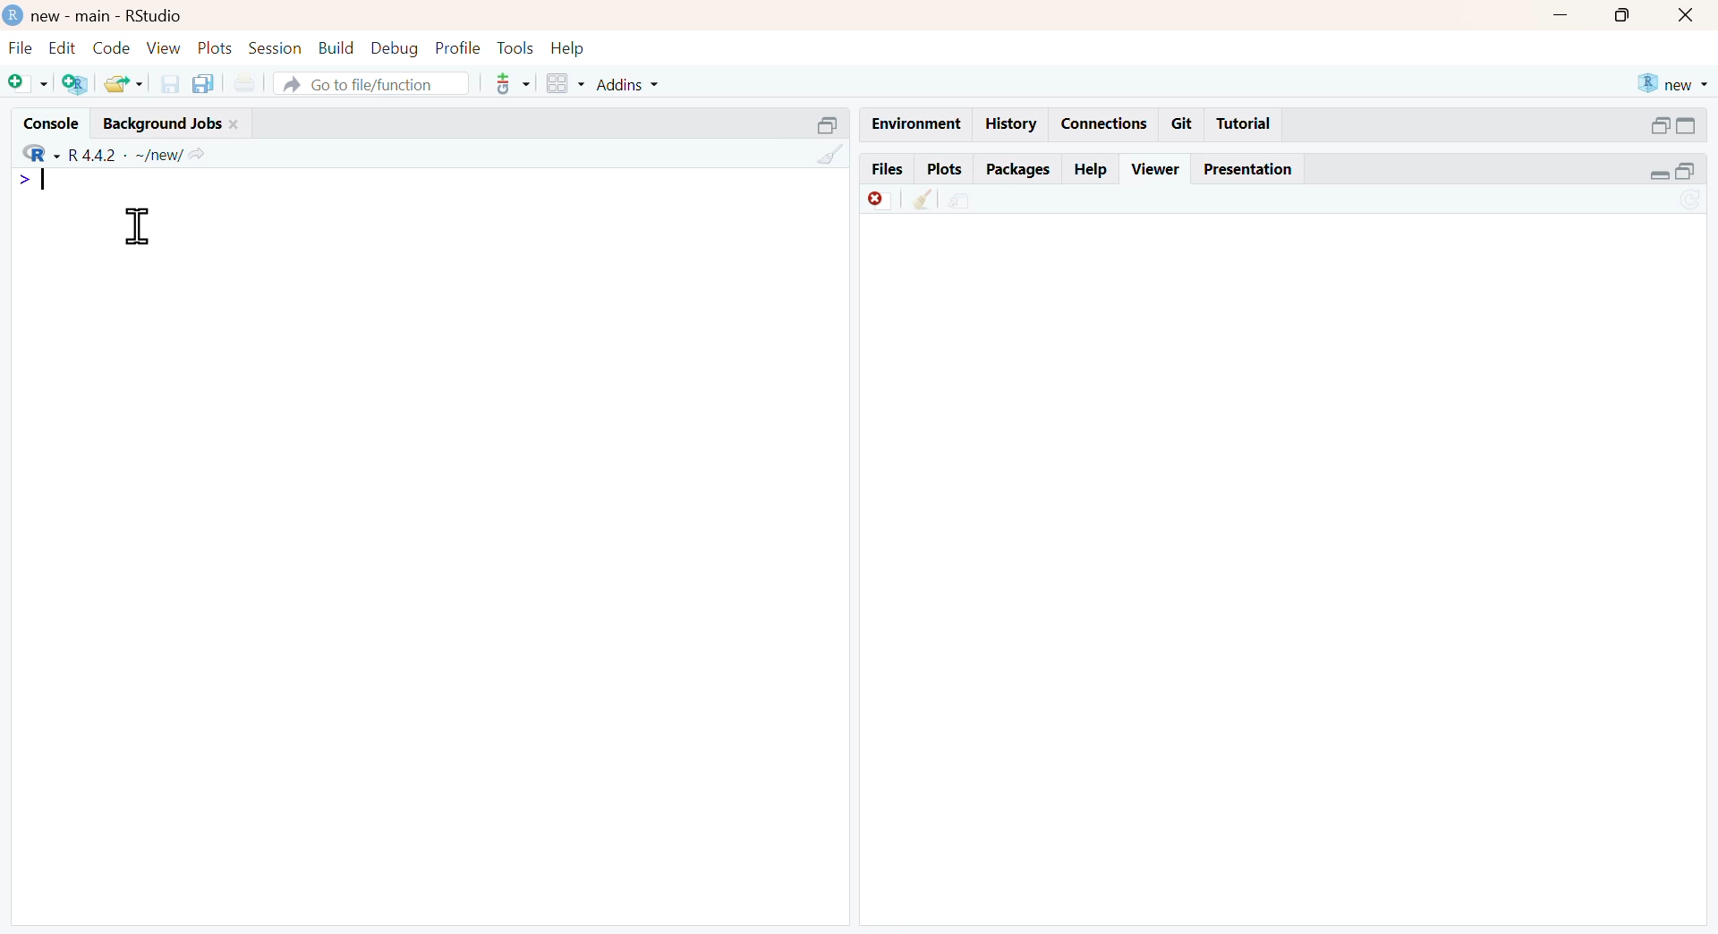 This screenshot has height=934, width=1718. Describe the element at coordinates (1564, 14) in the screenshot. I see `Minimise ` at that location.